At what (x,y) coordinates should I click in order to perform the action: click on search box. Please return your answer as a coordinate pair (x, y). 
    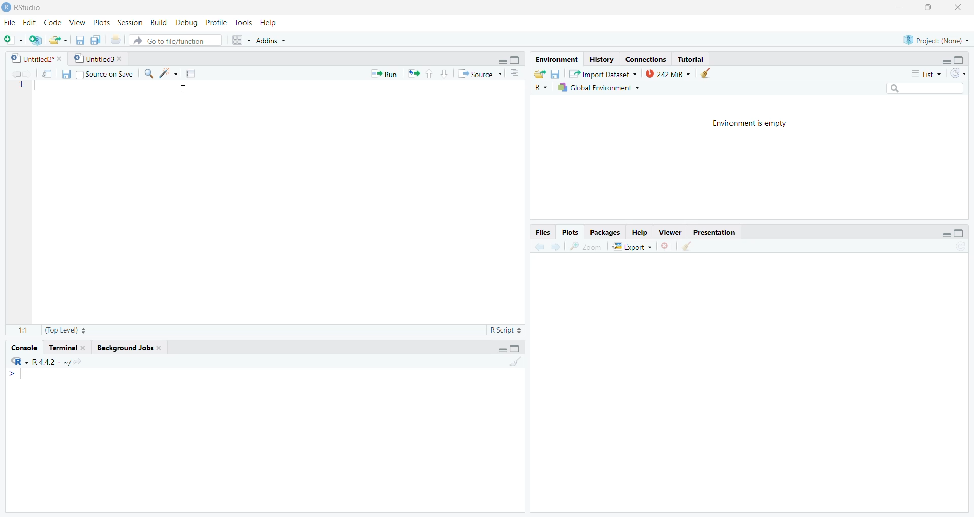
    Looking at the image, I should click on (924, 88).